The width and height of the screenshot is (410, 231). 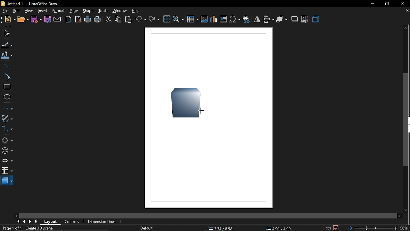 What do you see at coordinates (316, 19) in the screenshot?
I see `3d effect` at bounding box center [316, 19].